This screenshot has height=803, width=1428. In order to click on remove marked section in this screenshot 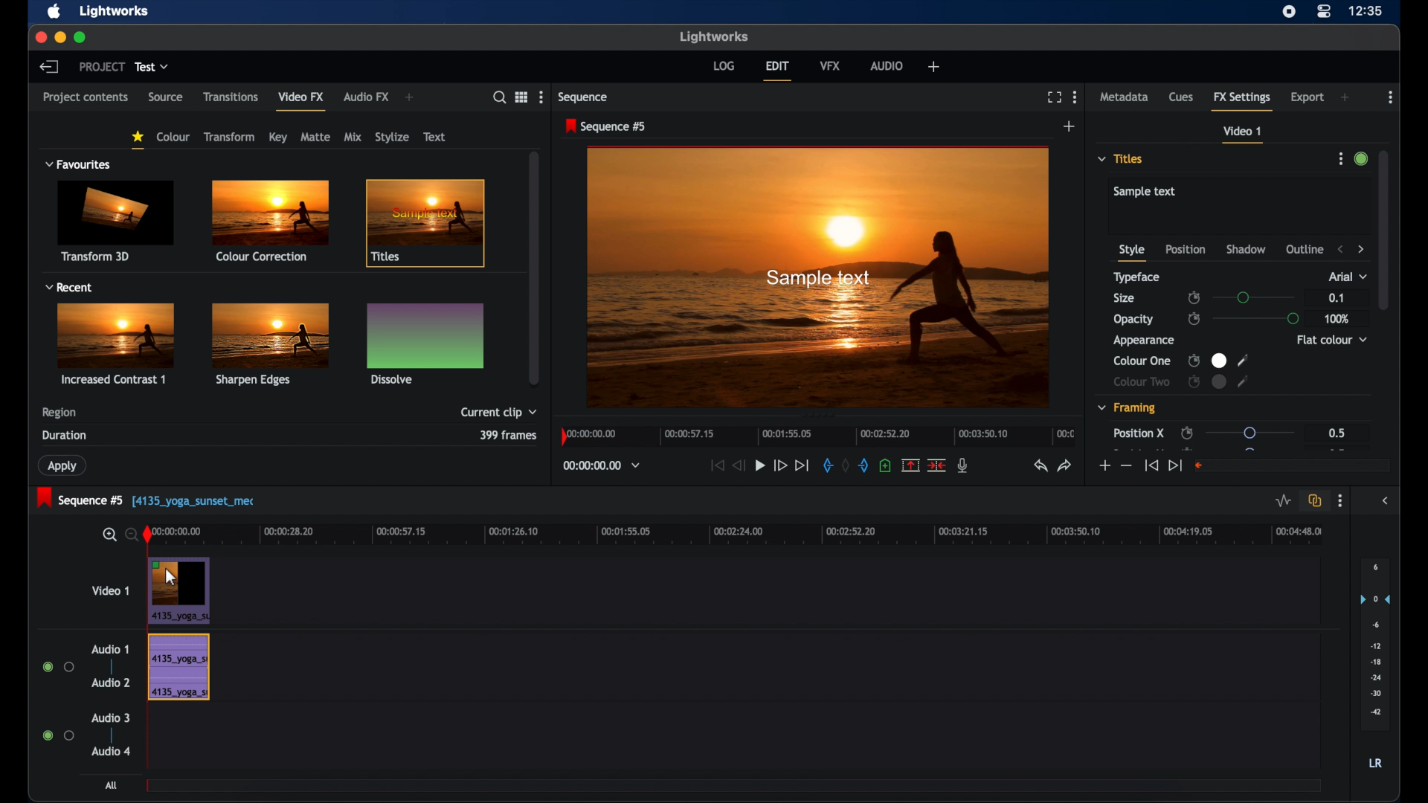, I will do `click(911, 464)`.